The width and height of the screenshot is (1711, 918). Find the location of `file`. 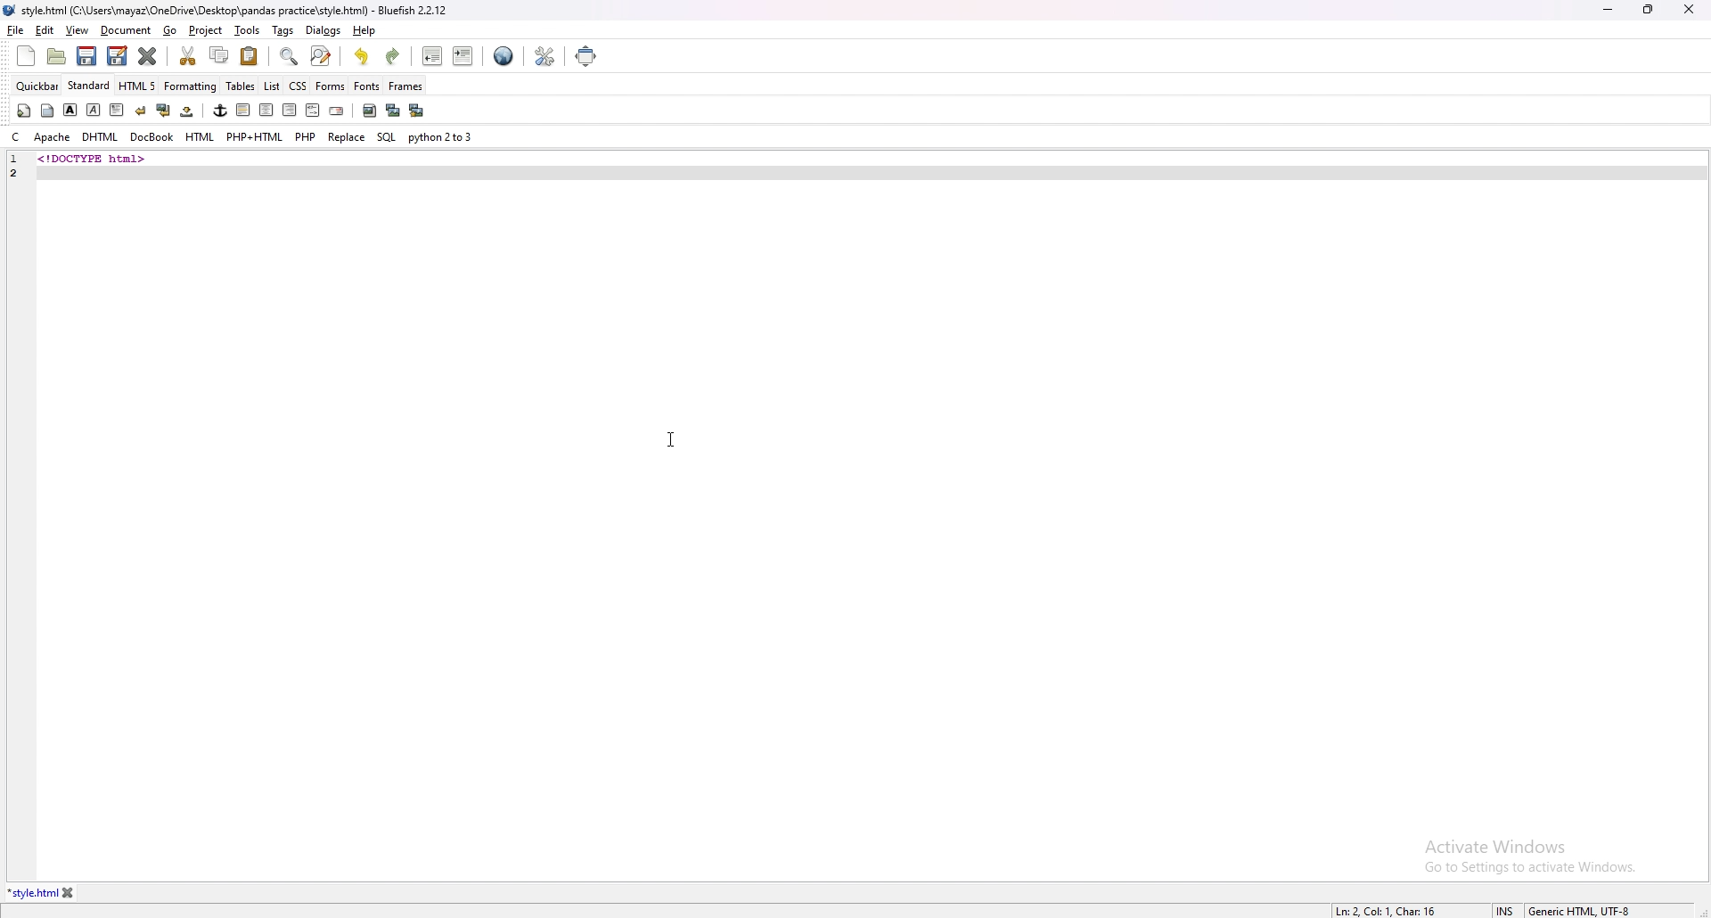

file is located at coordinates (16, 29).